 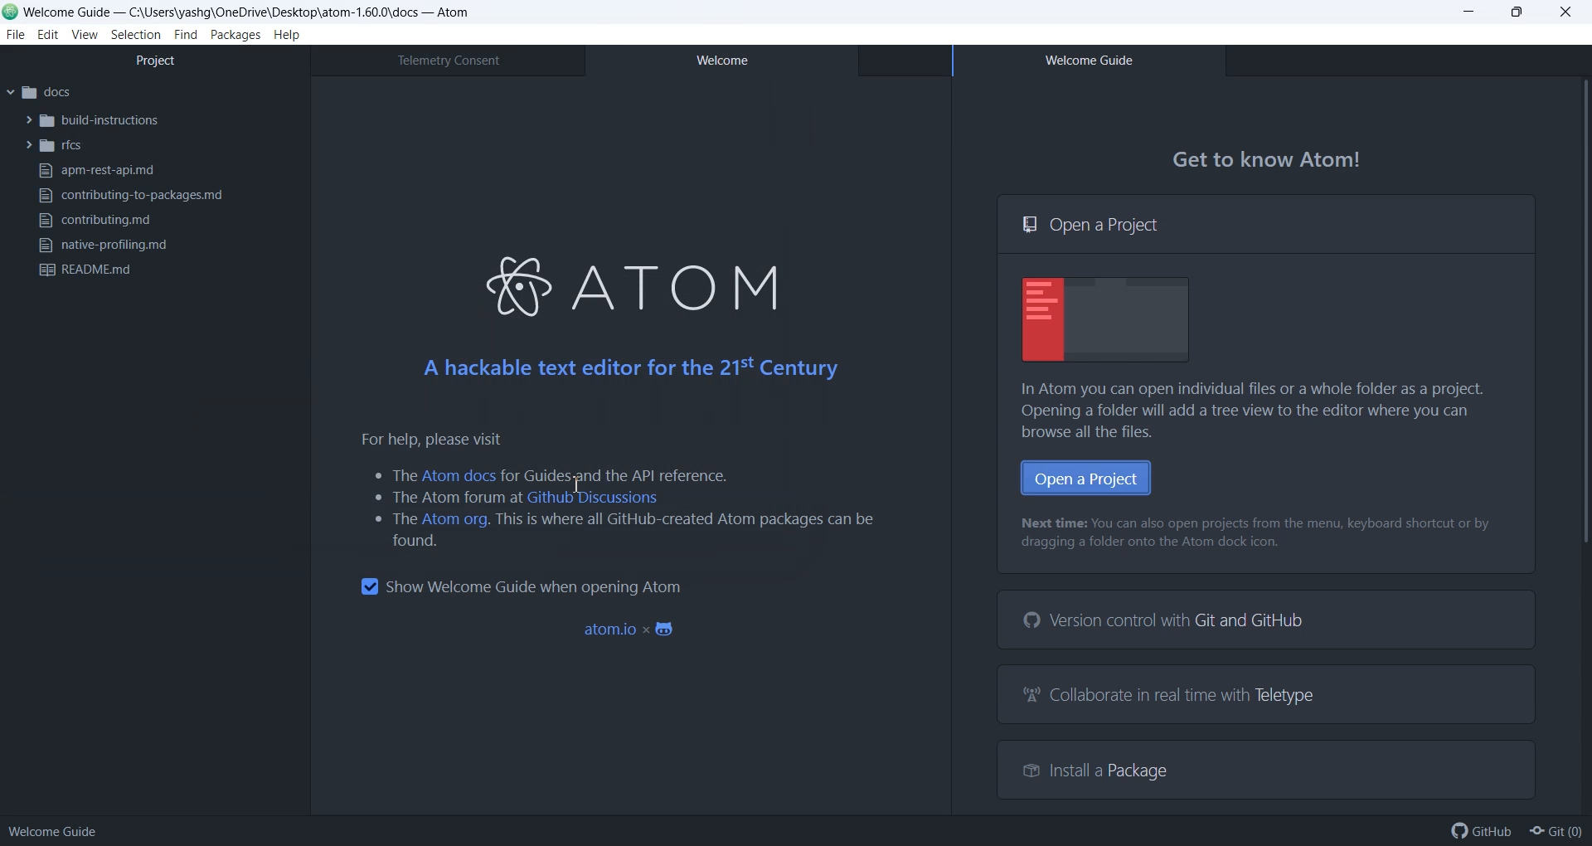 I want to click on Git (0), so click(x=1555, y=831).